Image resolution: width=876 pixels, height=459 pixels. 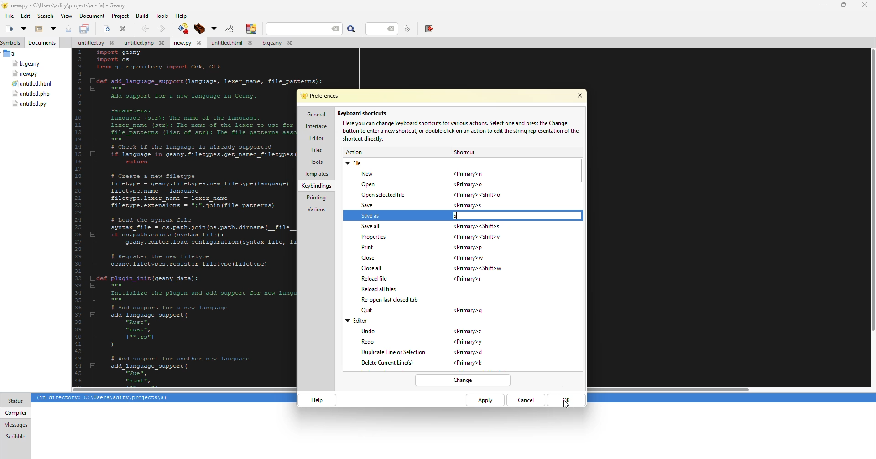 I want to click on search, so click(x=304, y=29).